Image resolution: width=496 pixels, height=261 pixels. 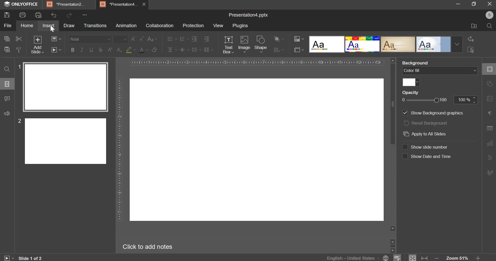 I want to click on print preview, so click(x=39, y=15).